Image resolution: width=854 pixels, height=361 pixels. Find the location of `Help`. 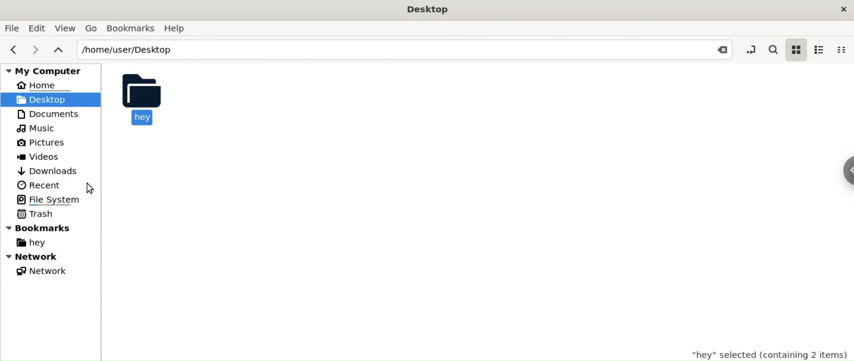

Help is located at coordinates (177, 27).